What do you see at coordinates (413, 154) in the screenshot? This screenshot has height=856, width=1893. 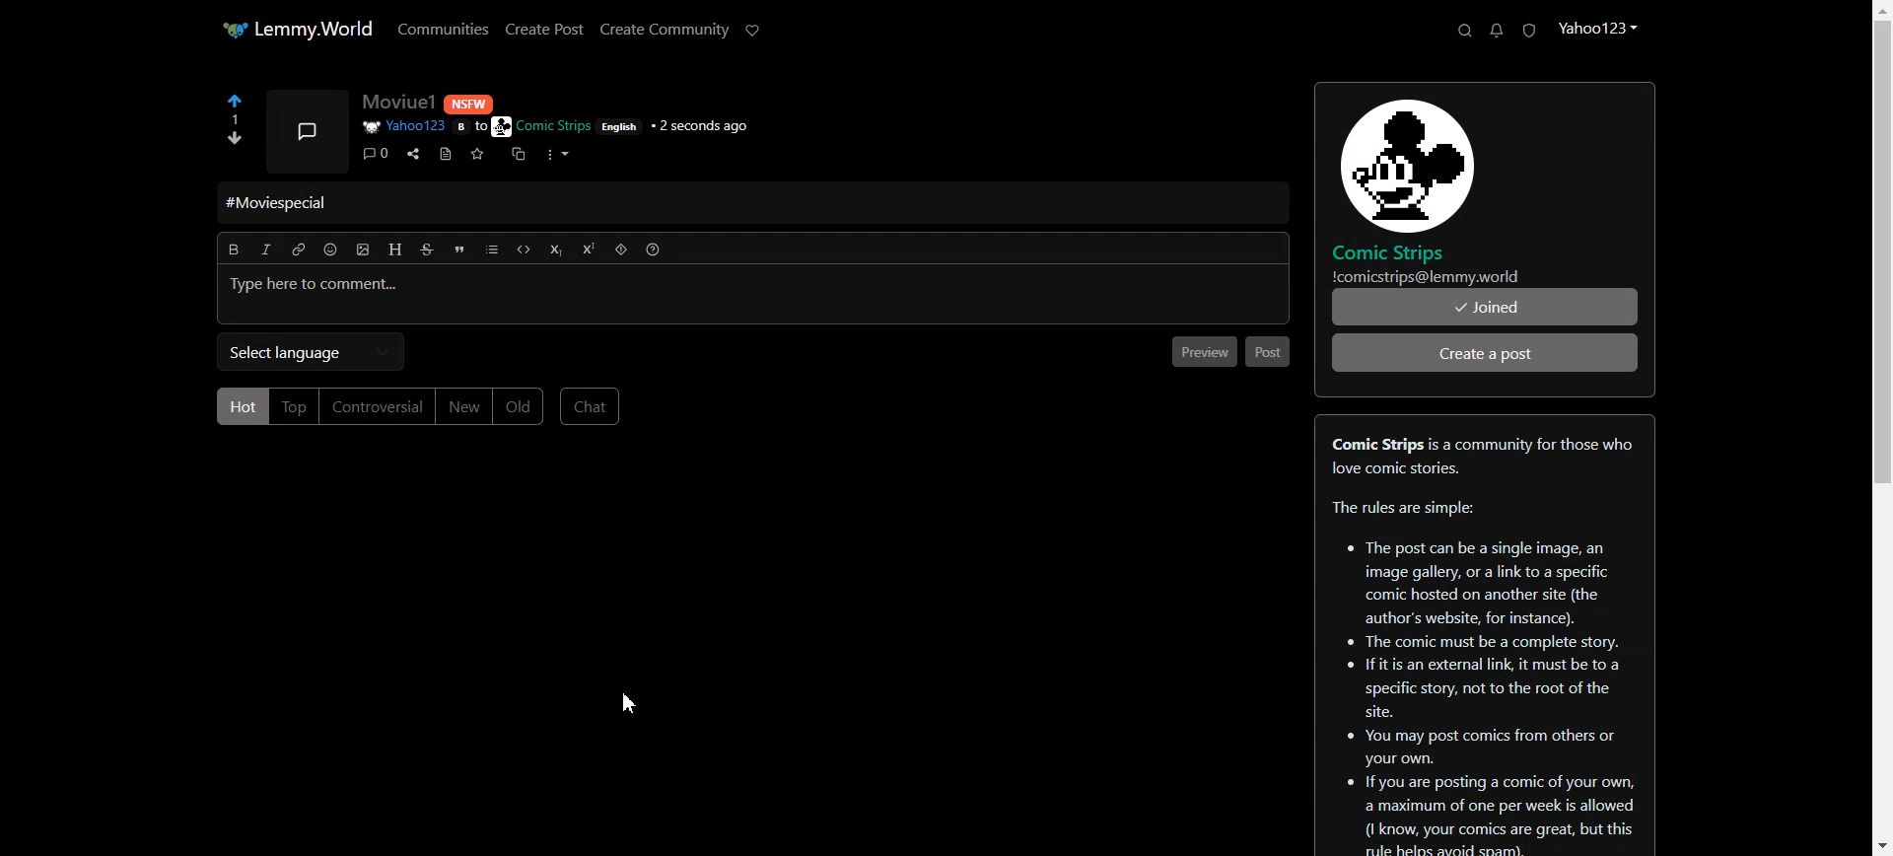 I see `Share` at bounding box center [413, 154].